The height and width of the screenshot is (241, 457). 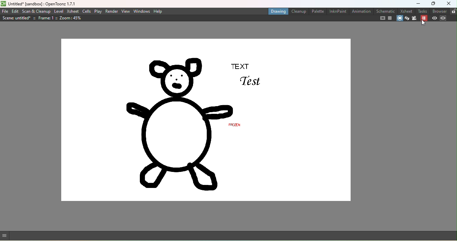 I want to click on Windows, so click(x=141, y=11).